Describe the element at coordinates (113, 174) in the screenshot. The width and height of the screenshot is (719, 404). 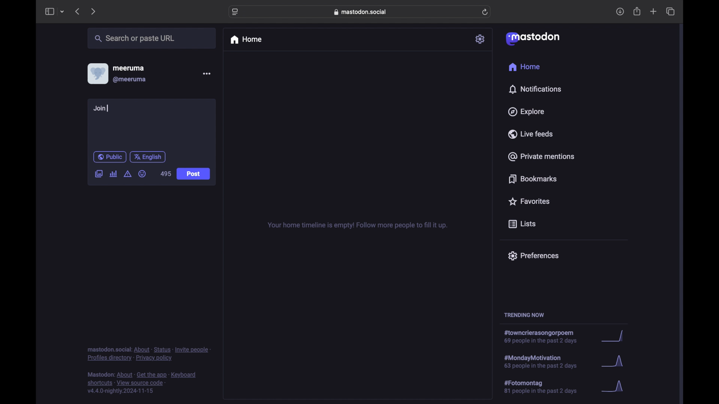
I see `add  poll` at that location.